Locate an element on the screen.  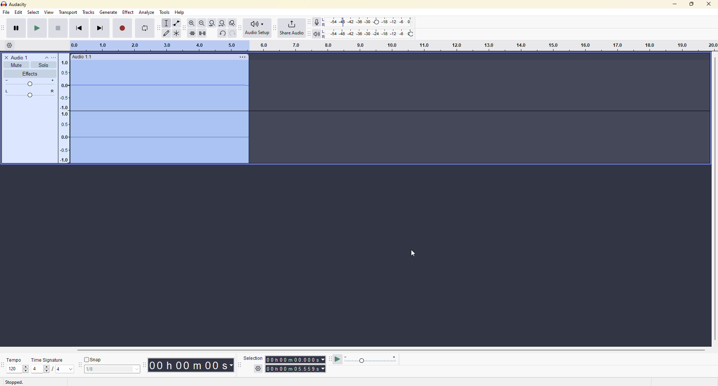
undo is located at coordinates (222, 33).